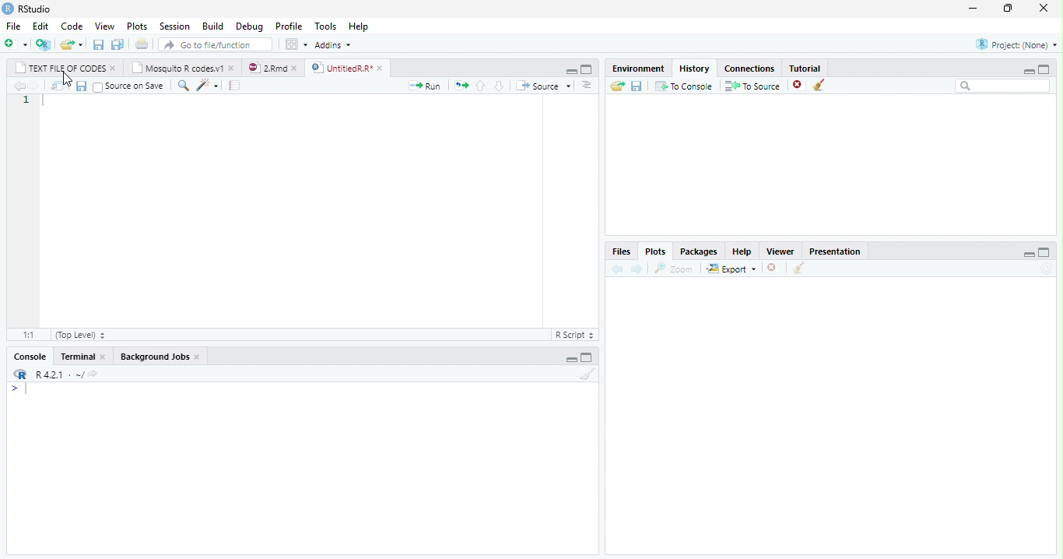 Image resolution: width=1063 pixels, height=559 pixels. Describe the element at coordinates (801, 269) in the screenshot. I see `clean` at that location.